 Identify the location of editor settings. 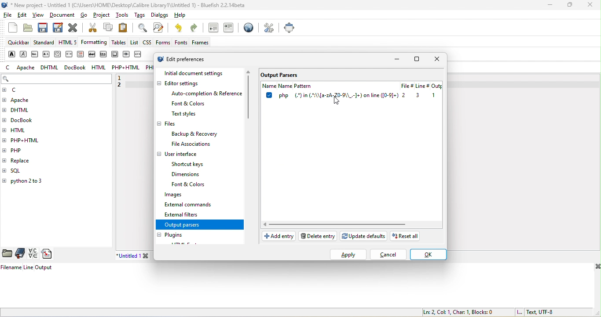
(187, 83).